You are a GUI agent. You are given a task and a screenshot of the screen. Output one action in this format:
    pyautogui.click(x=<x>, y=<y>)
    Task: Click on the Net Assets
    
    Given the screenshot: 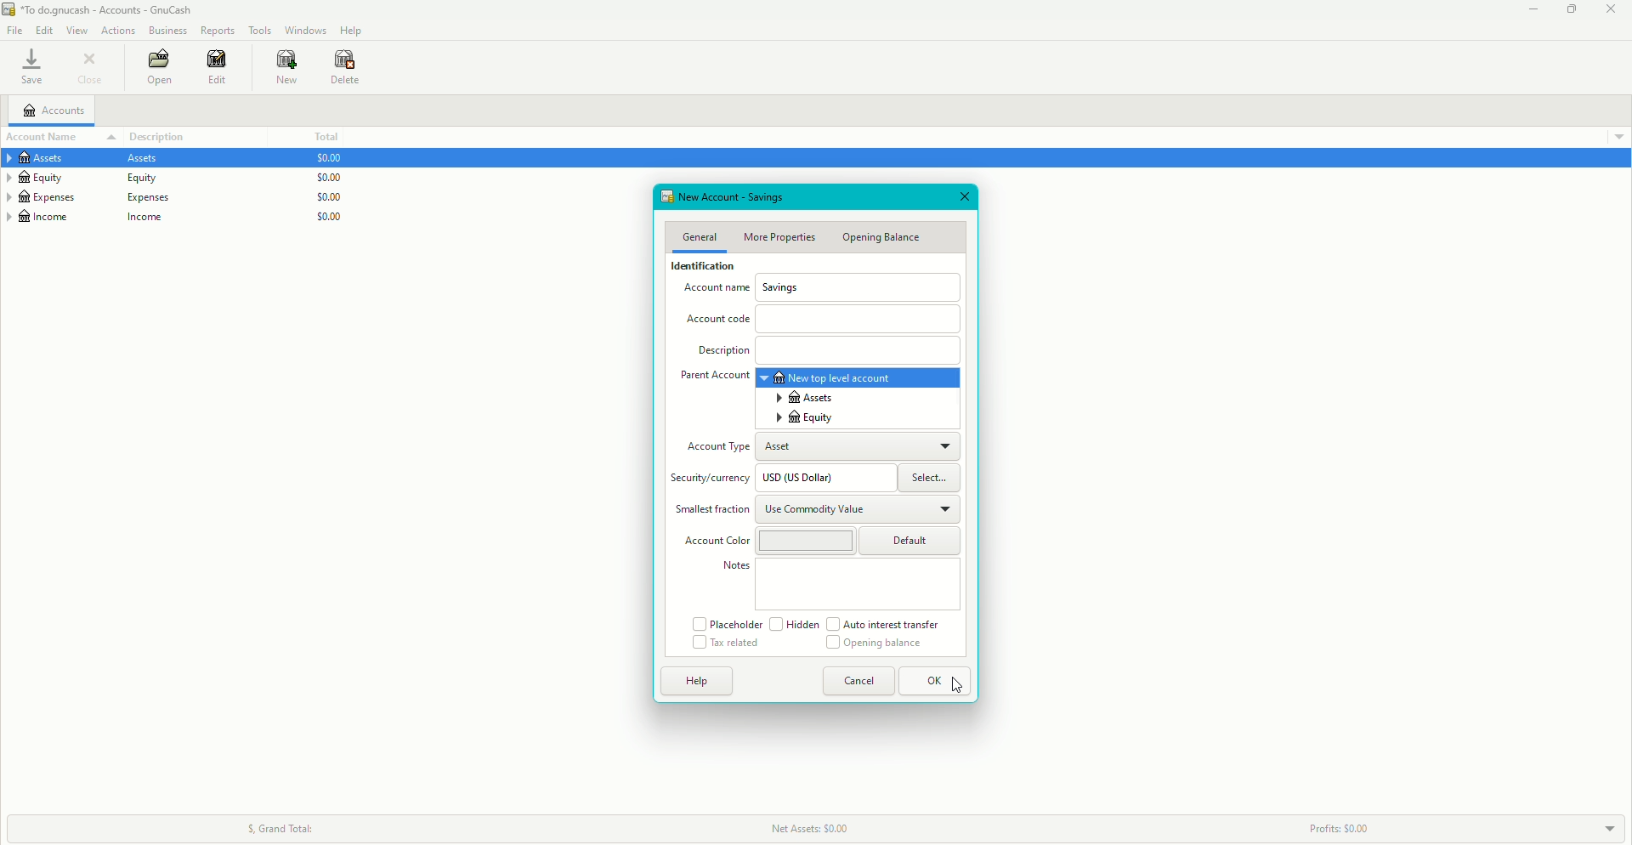 What is the action you would take?
    pyautogui.click(x=823, y=826)
    